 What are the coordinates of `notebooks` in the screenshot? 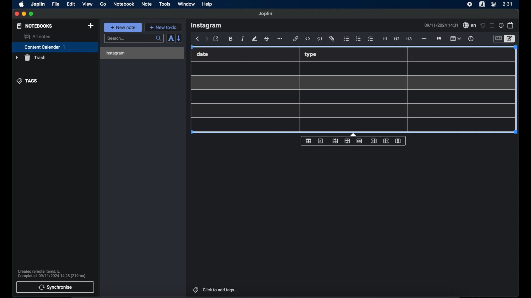 It's located at (35, 26).